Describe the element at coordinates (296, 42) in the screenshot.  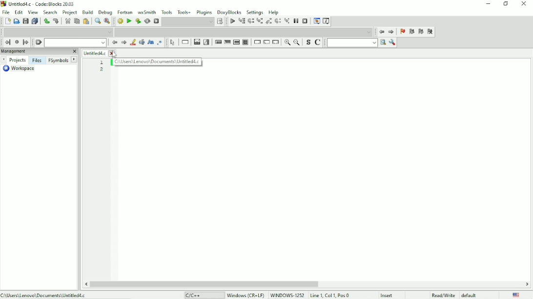
I see `Zoom out` at that location.